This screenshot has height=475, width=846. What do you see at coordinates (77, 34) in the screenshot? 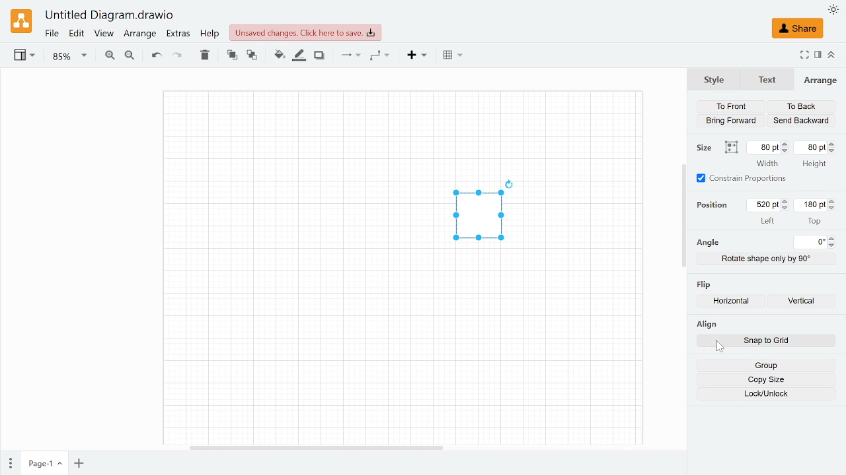
I see `Edit` at bounding box center [77, 34].